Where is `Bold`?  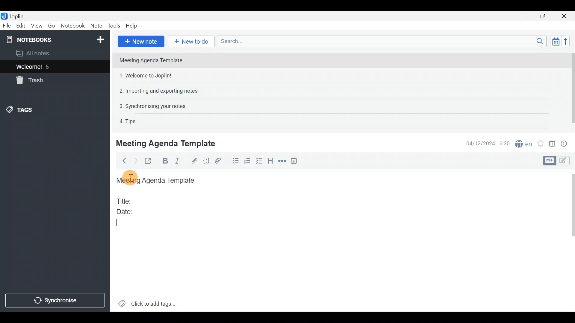
Bold is located at coordinates (165, 161).